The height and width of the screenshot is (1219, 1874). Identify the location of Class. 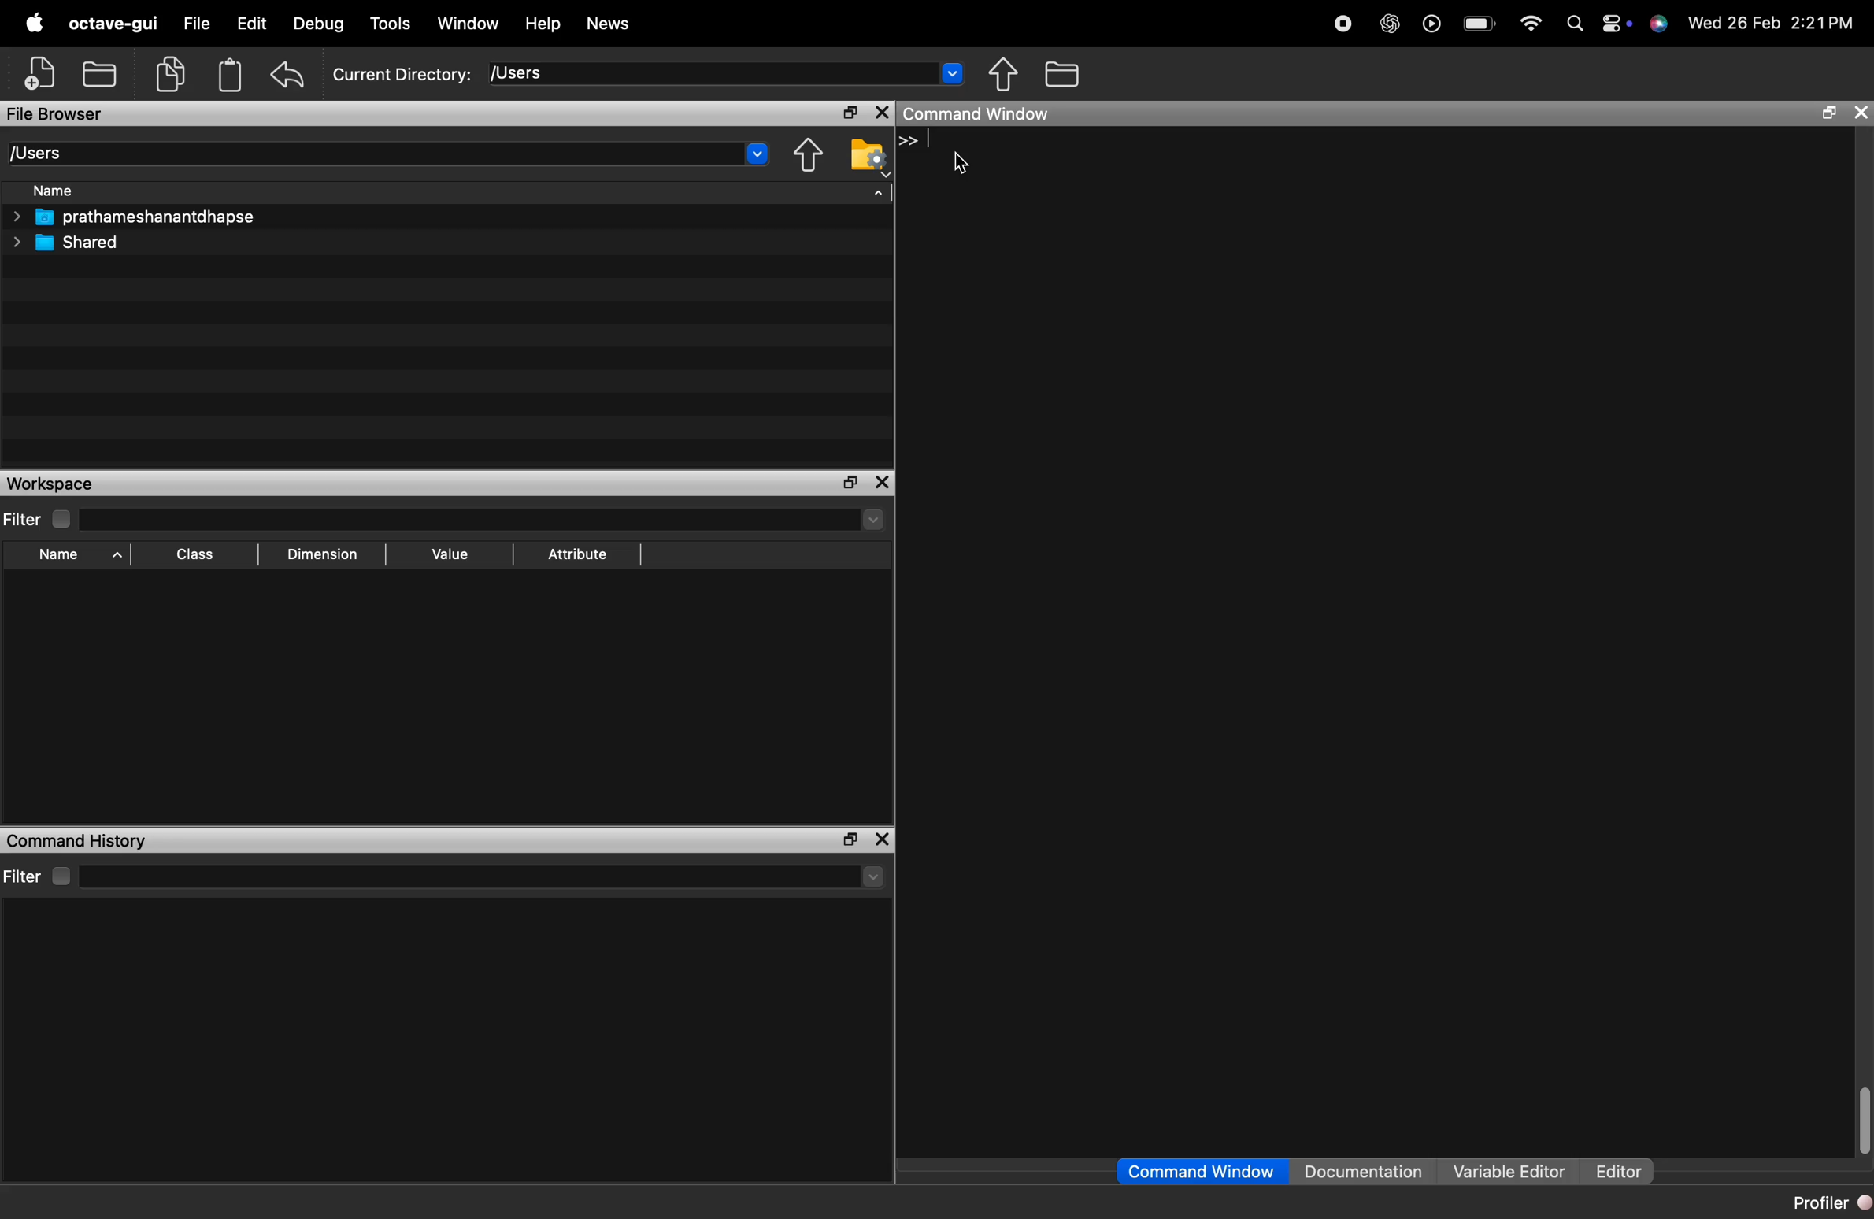
(197, 553).